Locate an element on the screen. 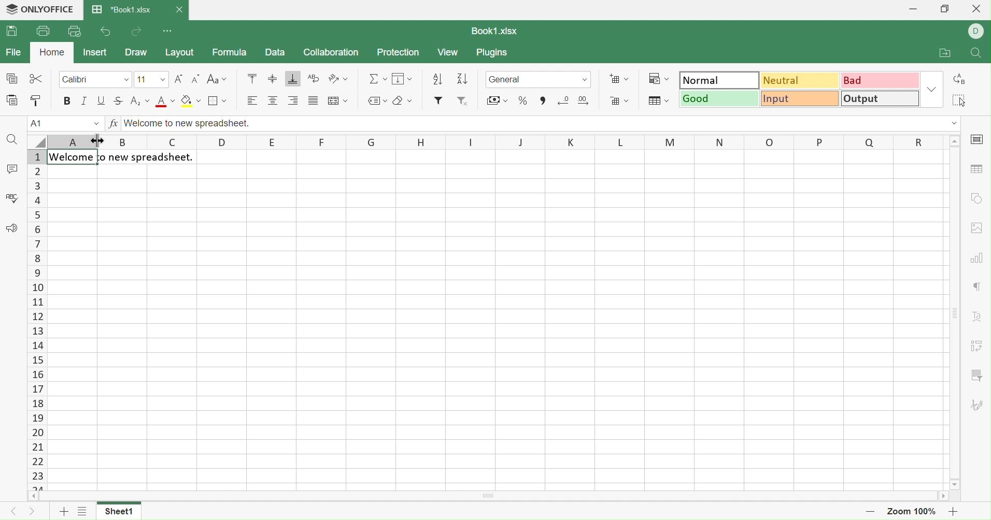  General is located at coordinates (539, 78).